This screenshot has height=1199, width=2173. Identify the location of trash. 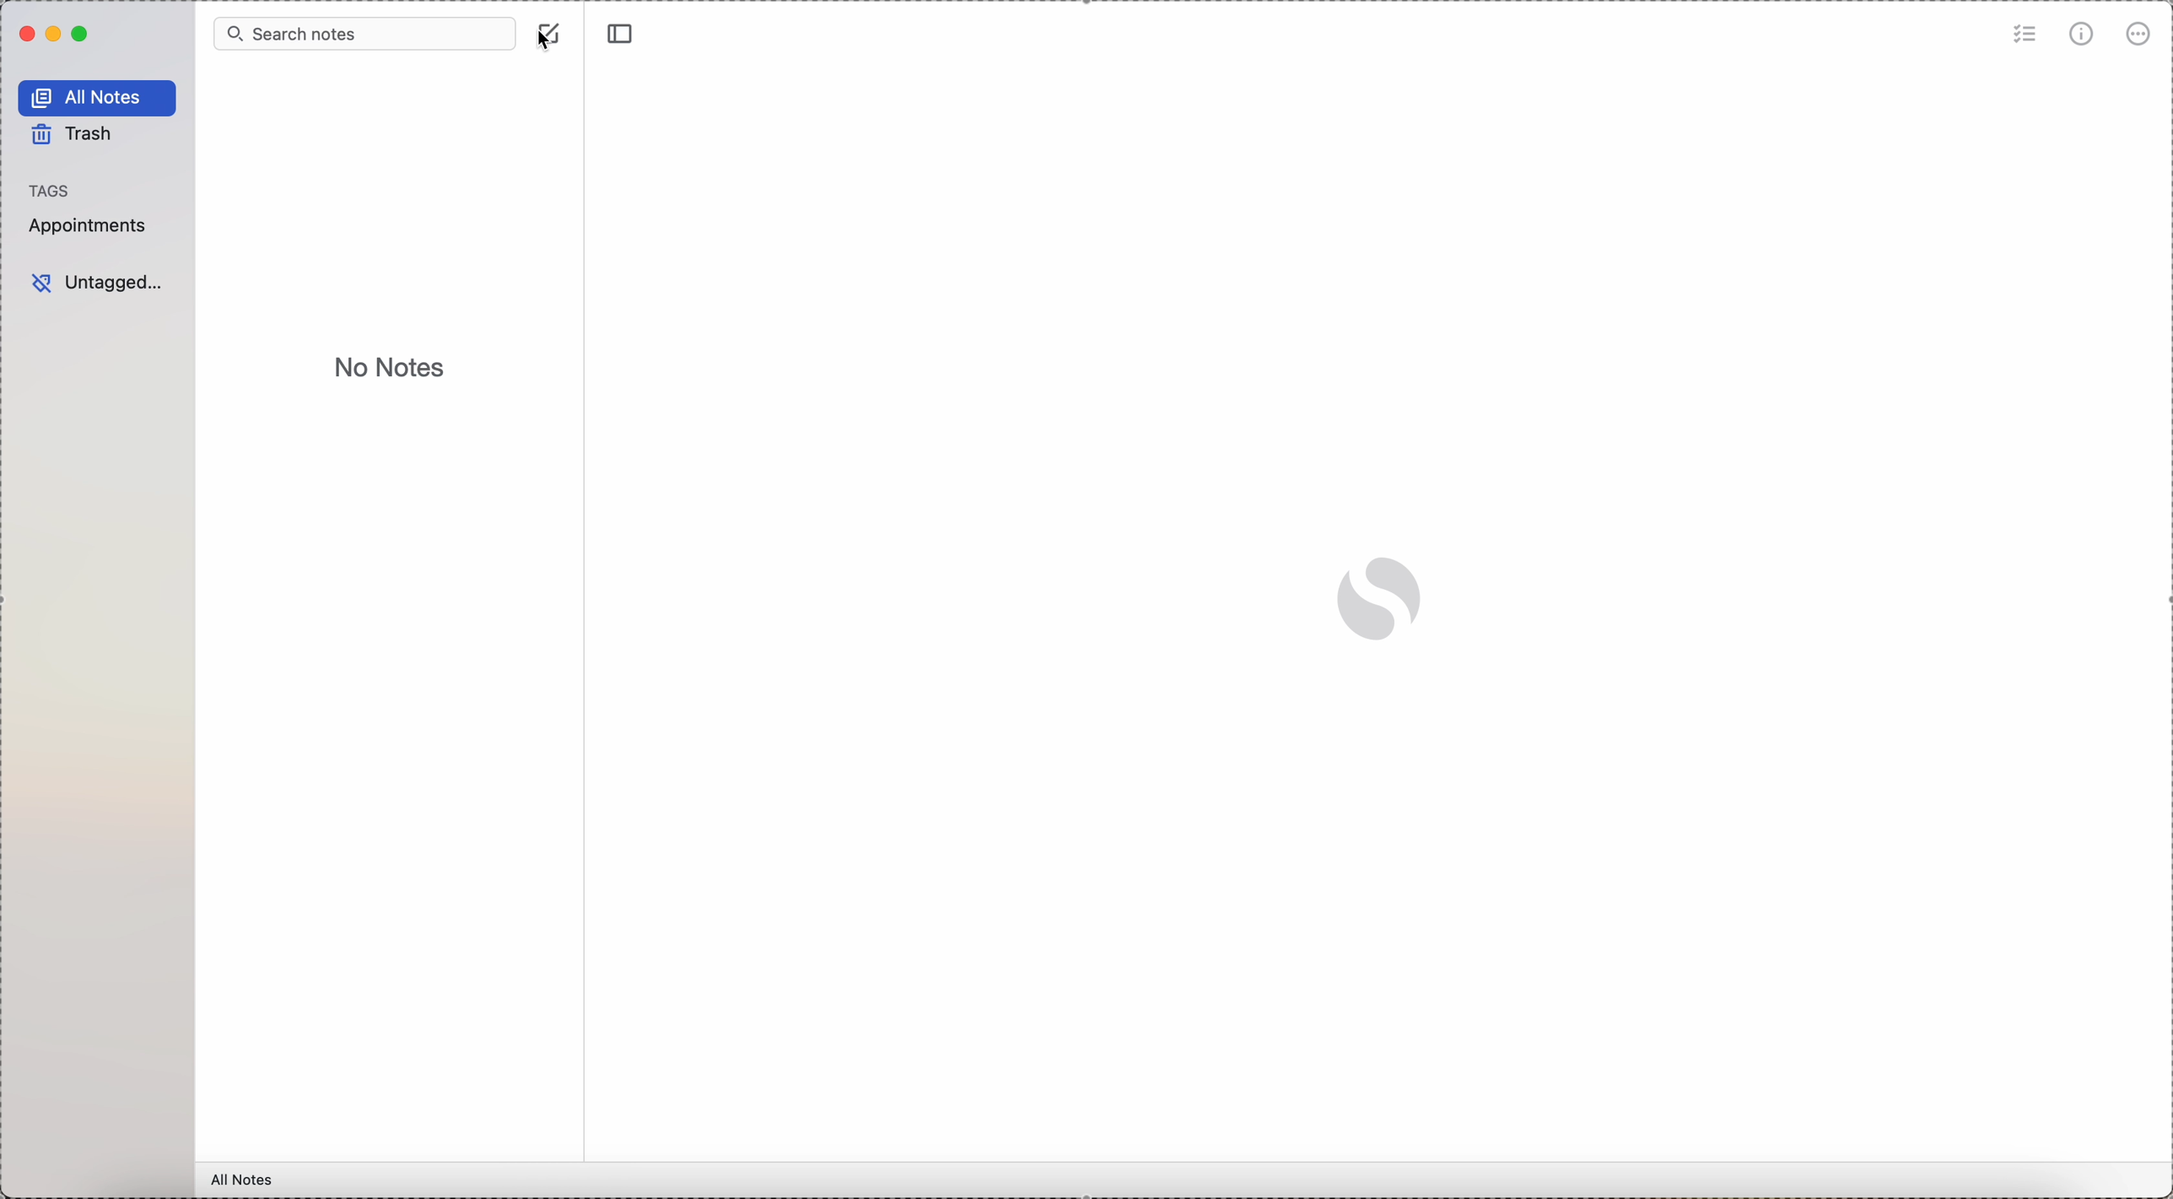
(75, 138).